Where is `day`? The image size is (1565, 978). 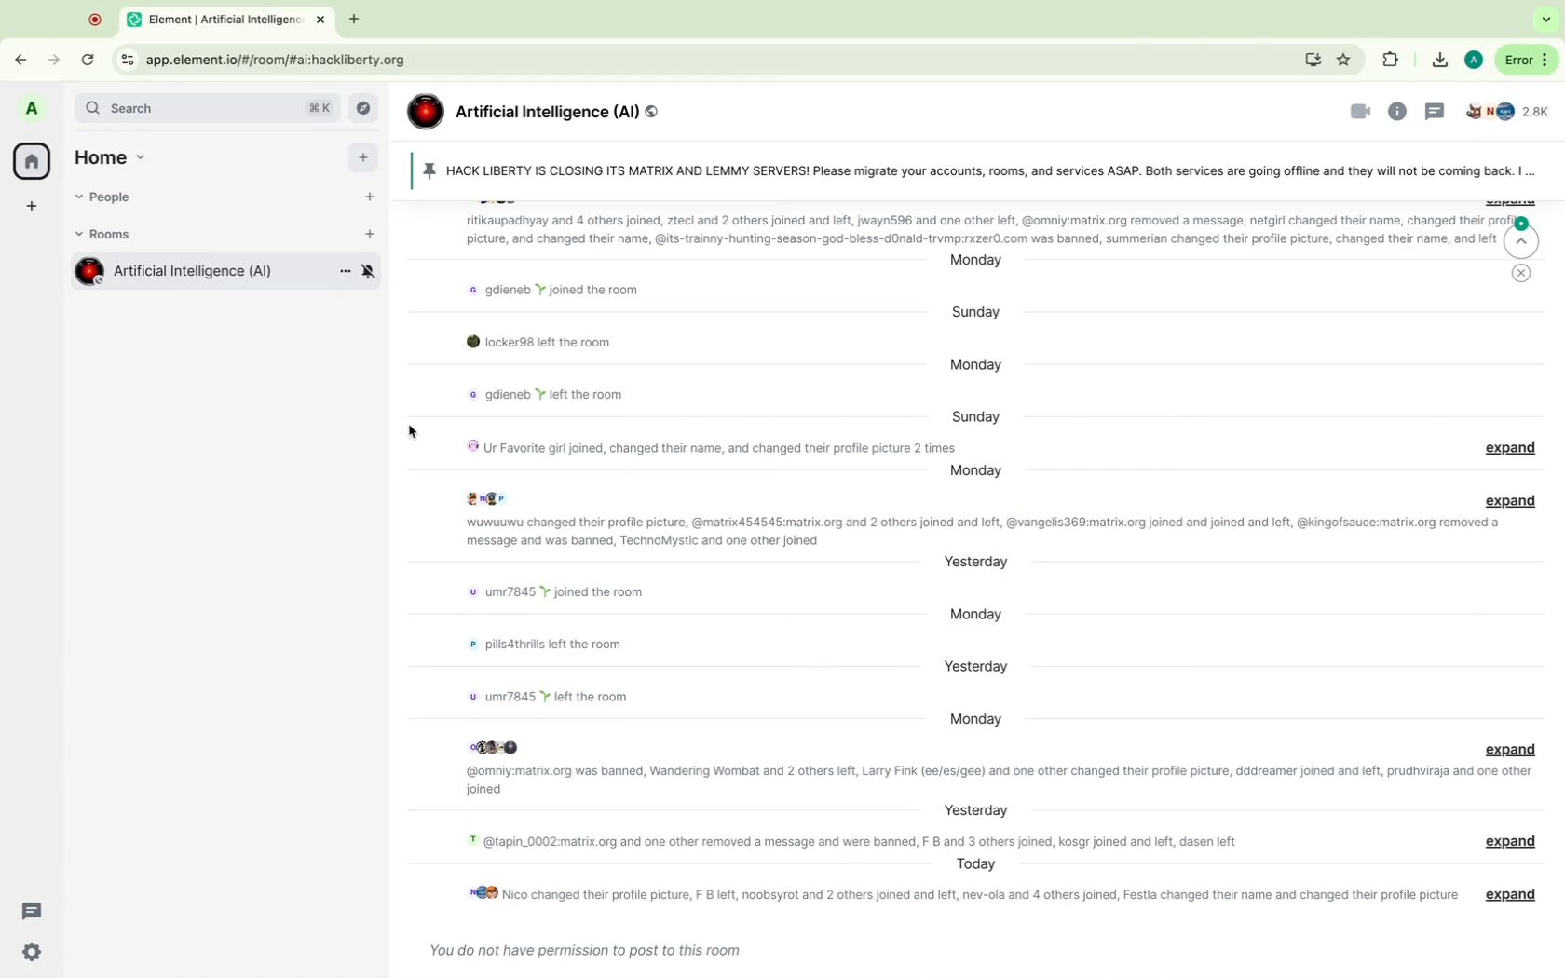 day is located at coordinates (970, 808).